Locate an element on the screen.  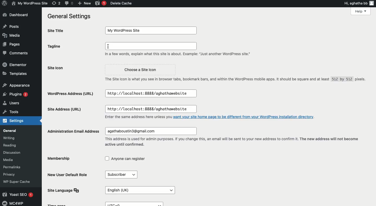
Tagline is located at coordinates (68, 47).